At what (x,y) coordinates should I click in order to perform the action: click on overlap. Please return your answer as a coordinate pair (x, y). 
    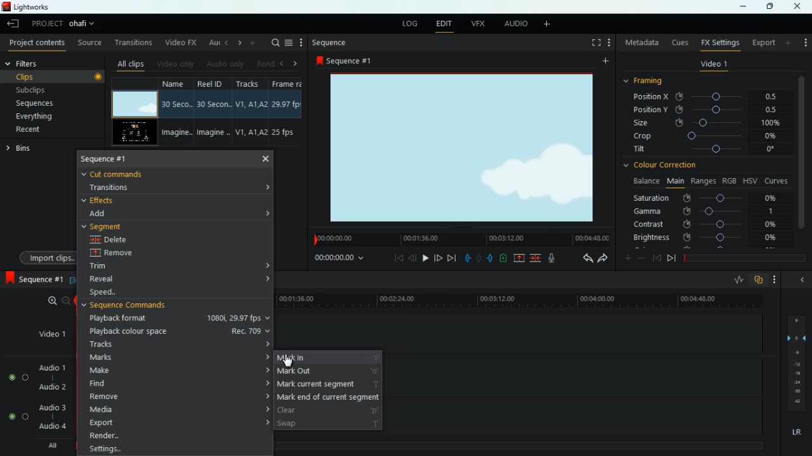
    Looking at the image, I should click on (759, 281).